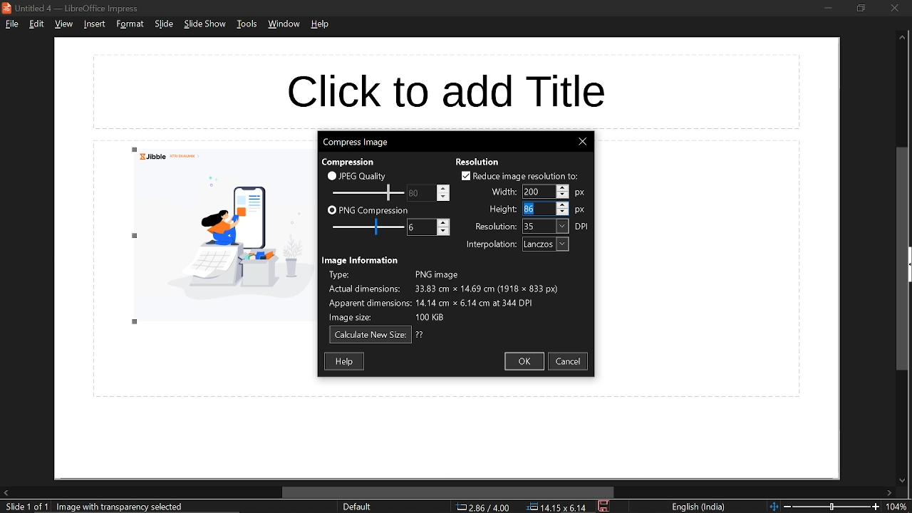 The image size is (912, 513). What do you see at coordinates (562, 204) in the screenshot?
I see `increase height` at bounding box center [562, 204].